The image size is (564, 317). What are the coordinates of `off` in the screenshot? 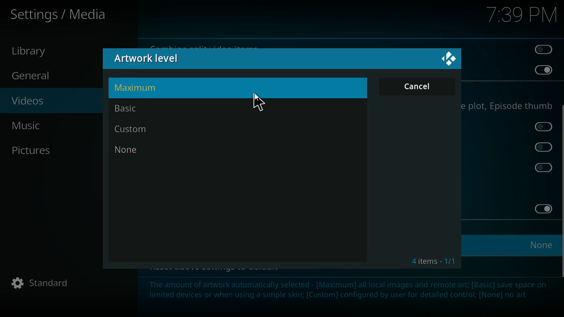 It's located at (544, 168).